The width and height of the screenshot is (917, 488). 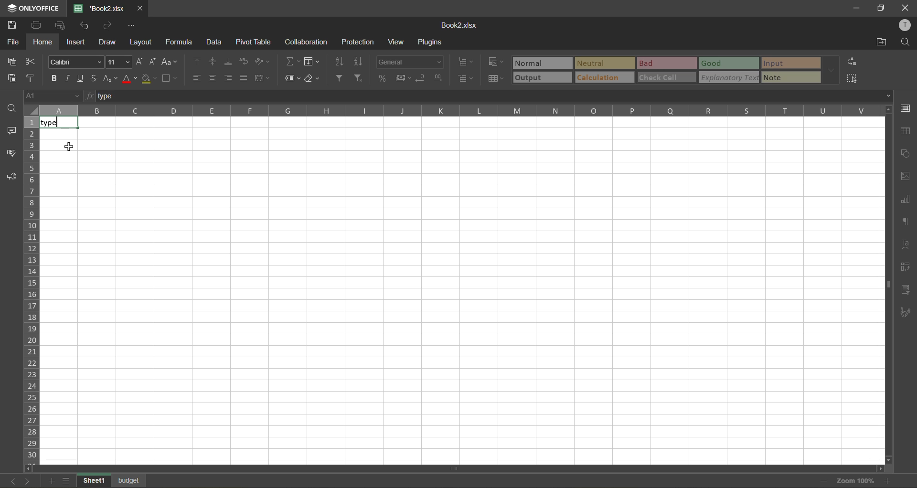 I want to click on font style, so click(x=75, y=63).